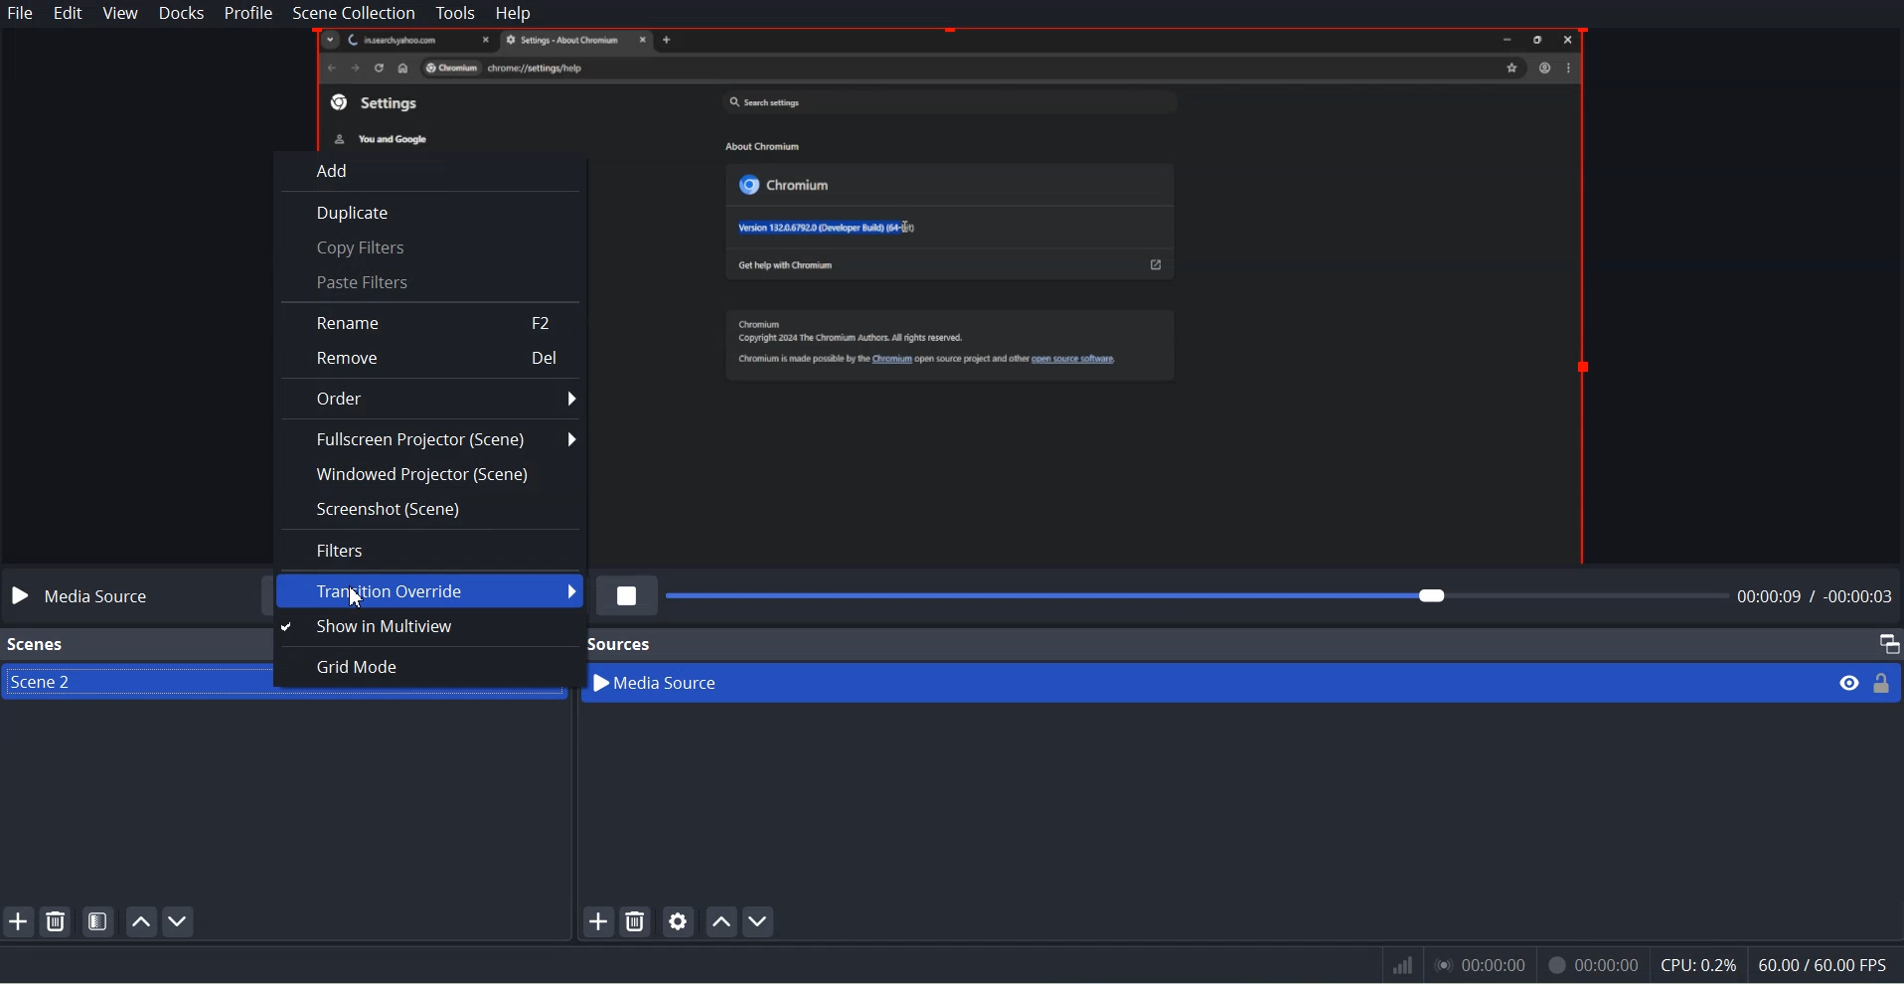 Image resolution: width=1904 pixels, height=984 pixels. I want to click on Show Multiview, so click(420, 628).